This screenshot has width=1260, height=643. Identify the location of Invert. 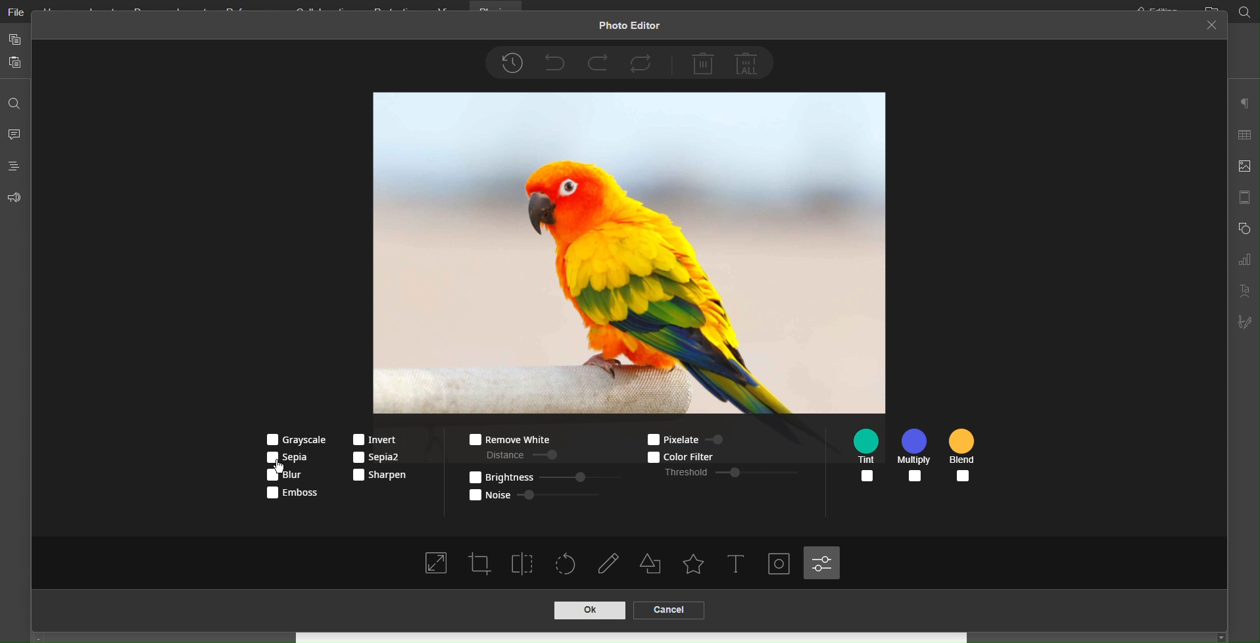
(376, 439).